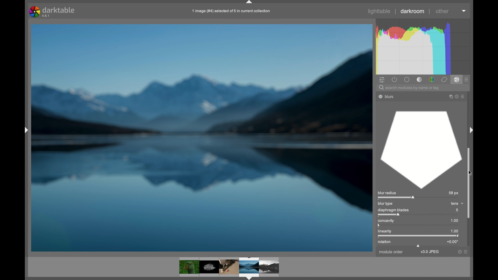  I want to click on slider, so click(418, 226).